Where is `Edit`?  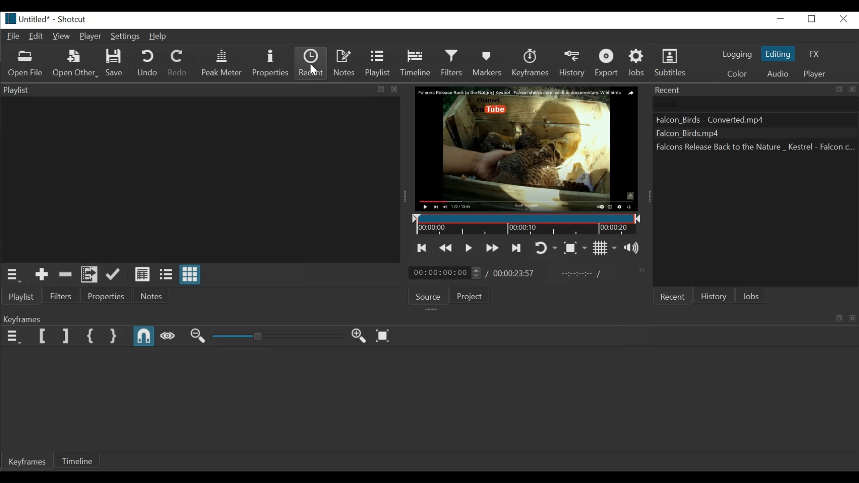 Edit is located at coordinates (36, 37).